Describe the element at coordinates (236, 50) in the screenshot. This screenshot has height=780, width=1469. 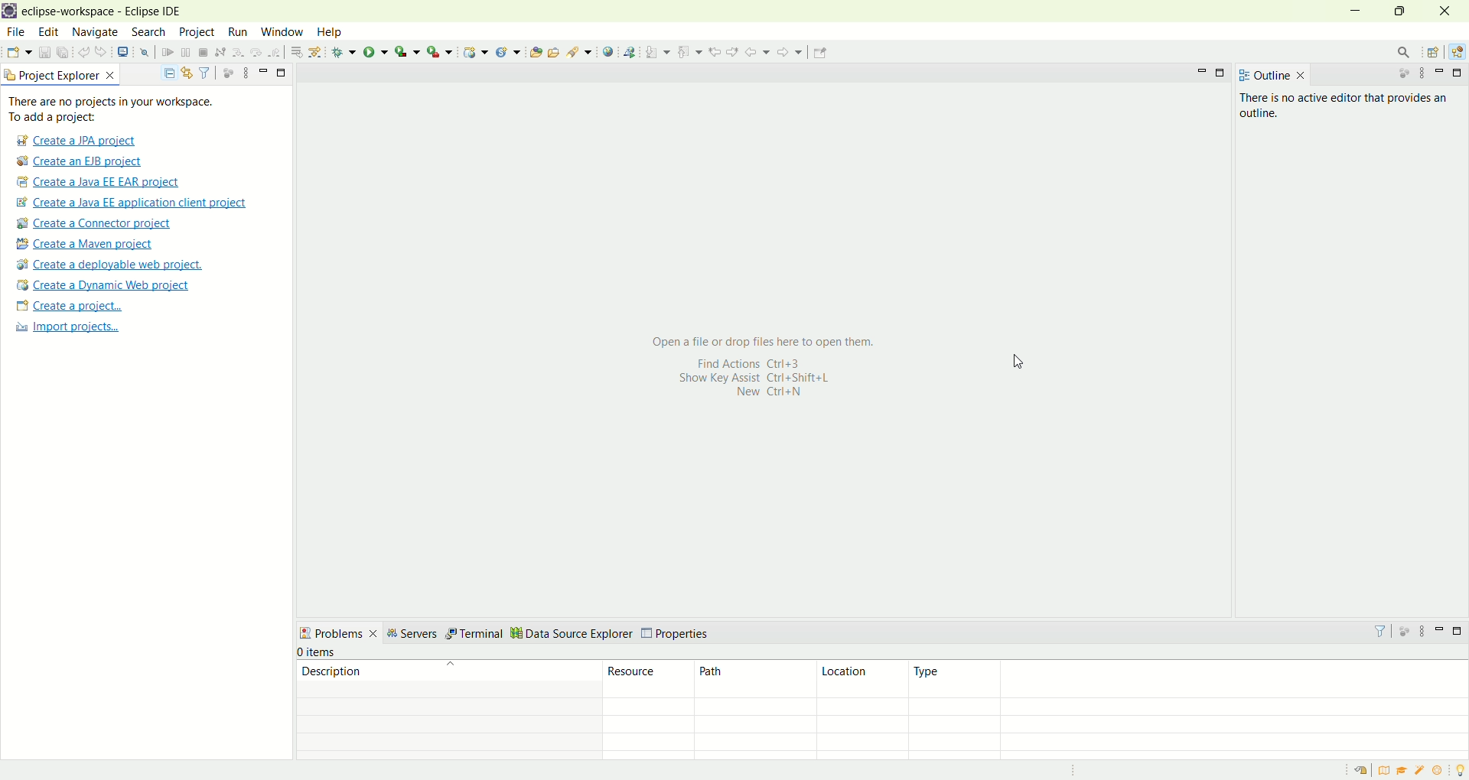
I see `step into` at that location.